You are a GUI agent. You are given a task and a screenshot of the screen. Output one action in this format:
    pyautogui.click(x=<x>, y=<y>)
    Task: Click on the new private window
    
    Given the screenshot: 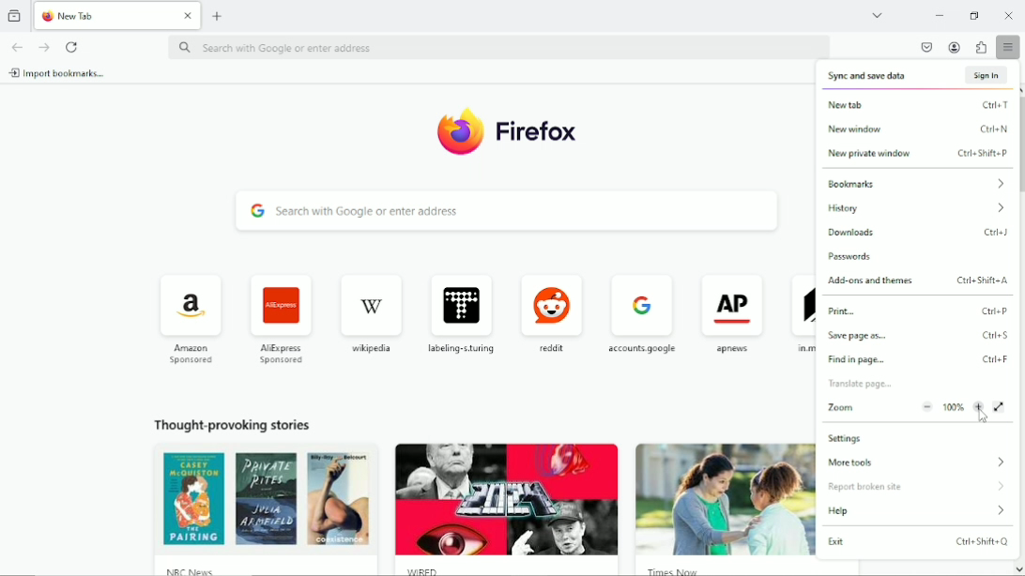 What is the action you would take?
    pyautogui.click(x=913, y=155)
    